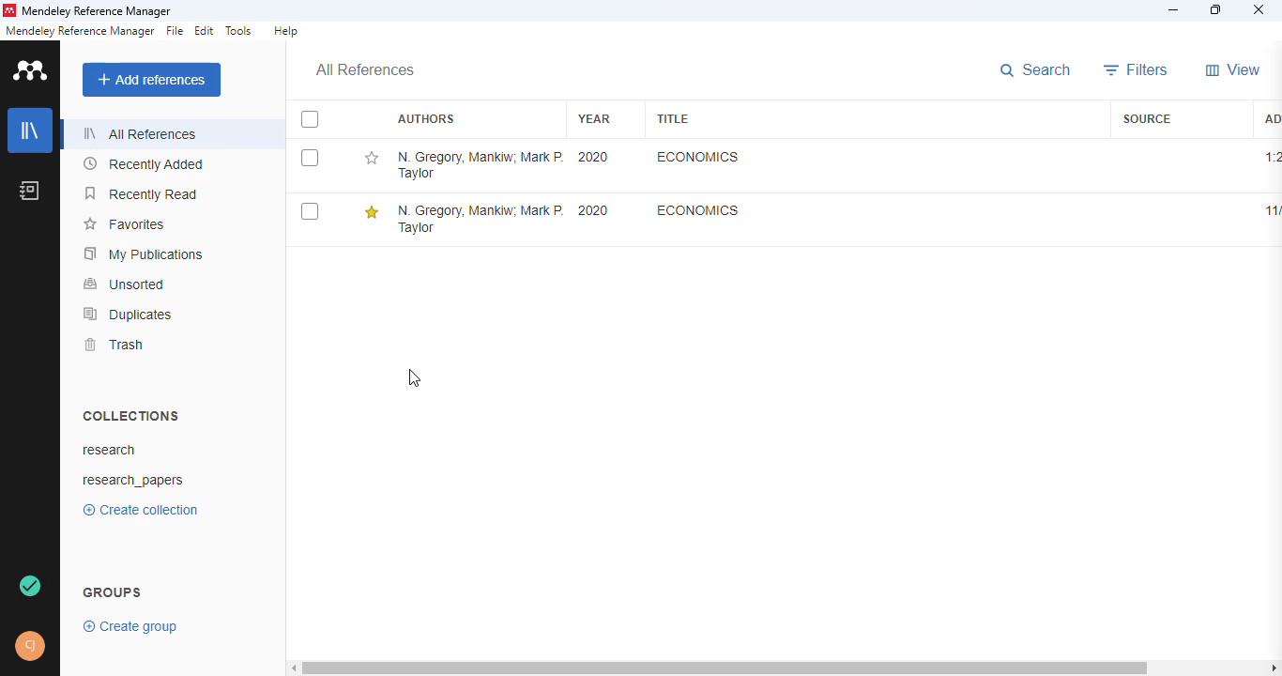  I want to click on trash, so click(117, 345).